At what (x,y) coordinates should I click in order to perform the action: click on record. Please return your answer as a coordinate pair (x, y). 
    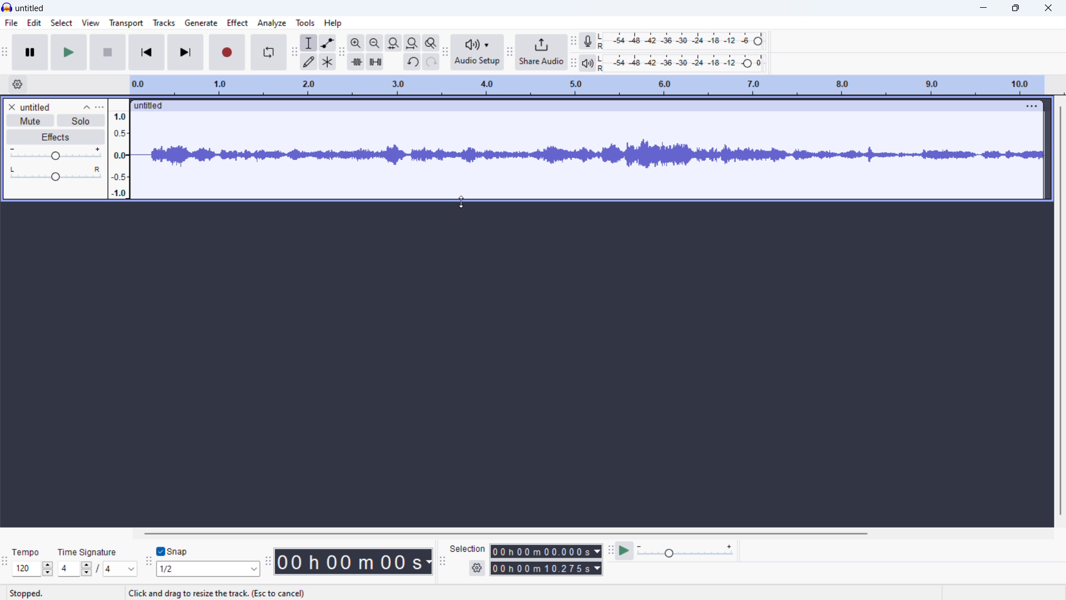
    Looking at the image, I should click on (227, 52).